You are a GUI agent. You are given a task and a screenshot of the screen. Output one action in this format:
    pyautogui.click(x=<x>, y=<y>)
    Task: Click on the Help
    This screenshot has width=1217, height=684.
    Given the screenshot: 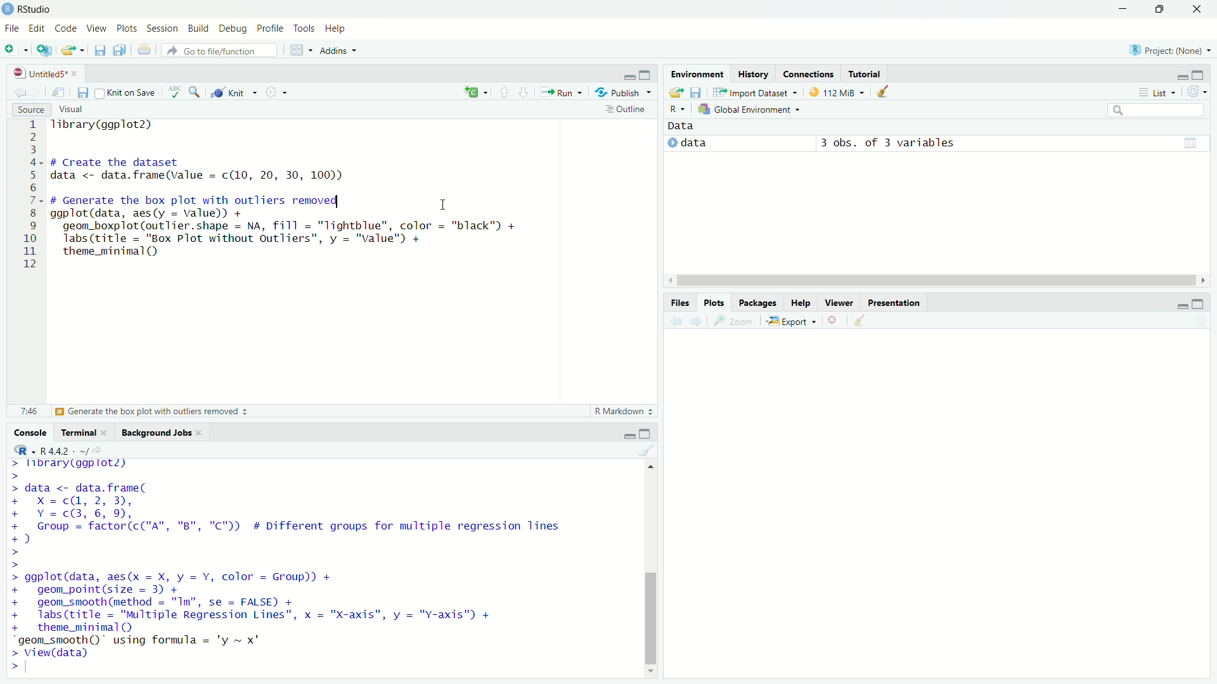 What is the action you would take?
    pyautogui.click(x=799, y=302)
    